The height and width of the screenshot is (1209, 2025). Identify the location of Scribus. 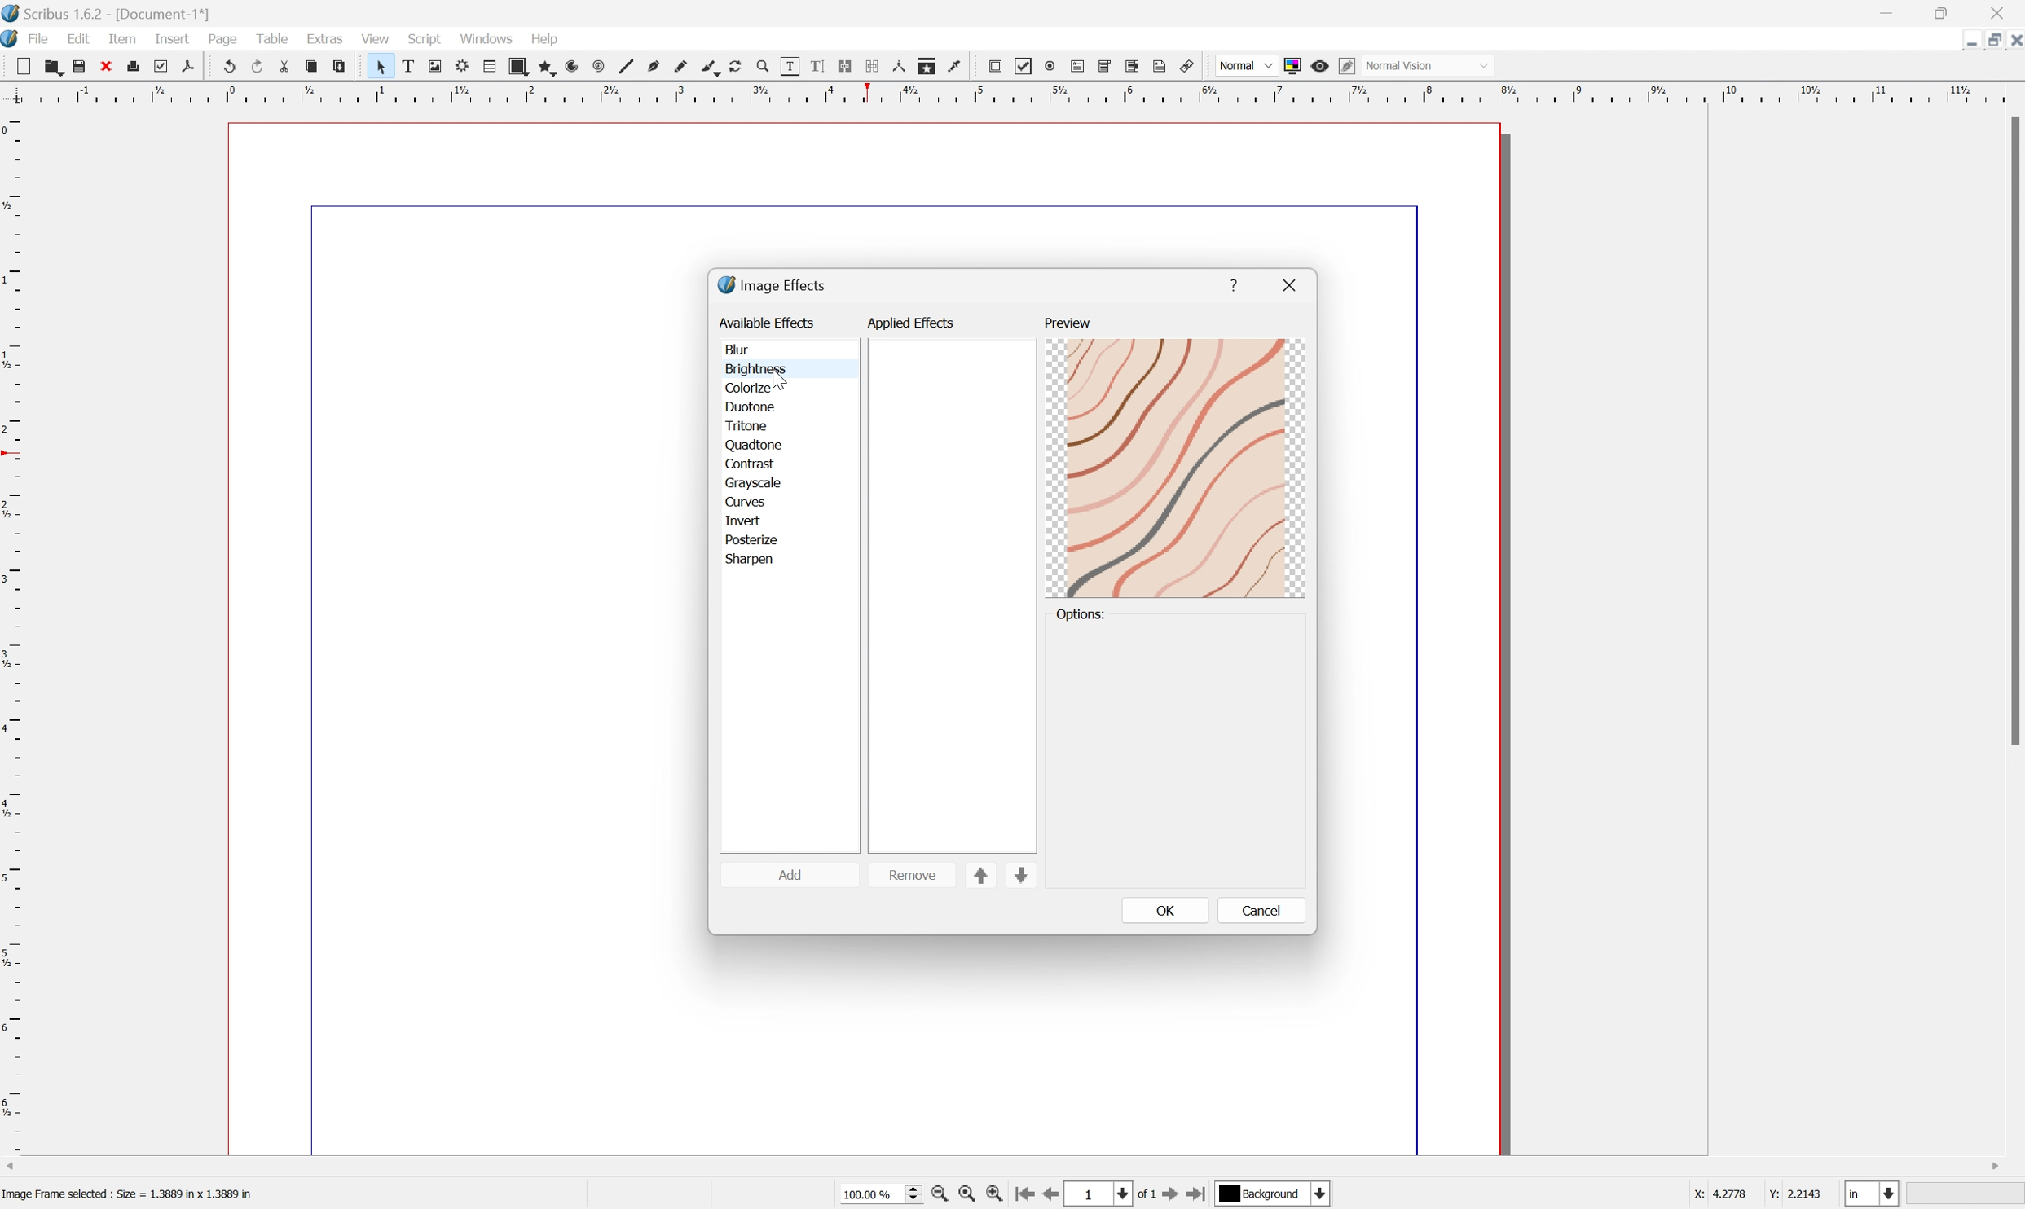
(13, 39).